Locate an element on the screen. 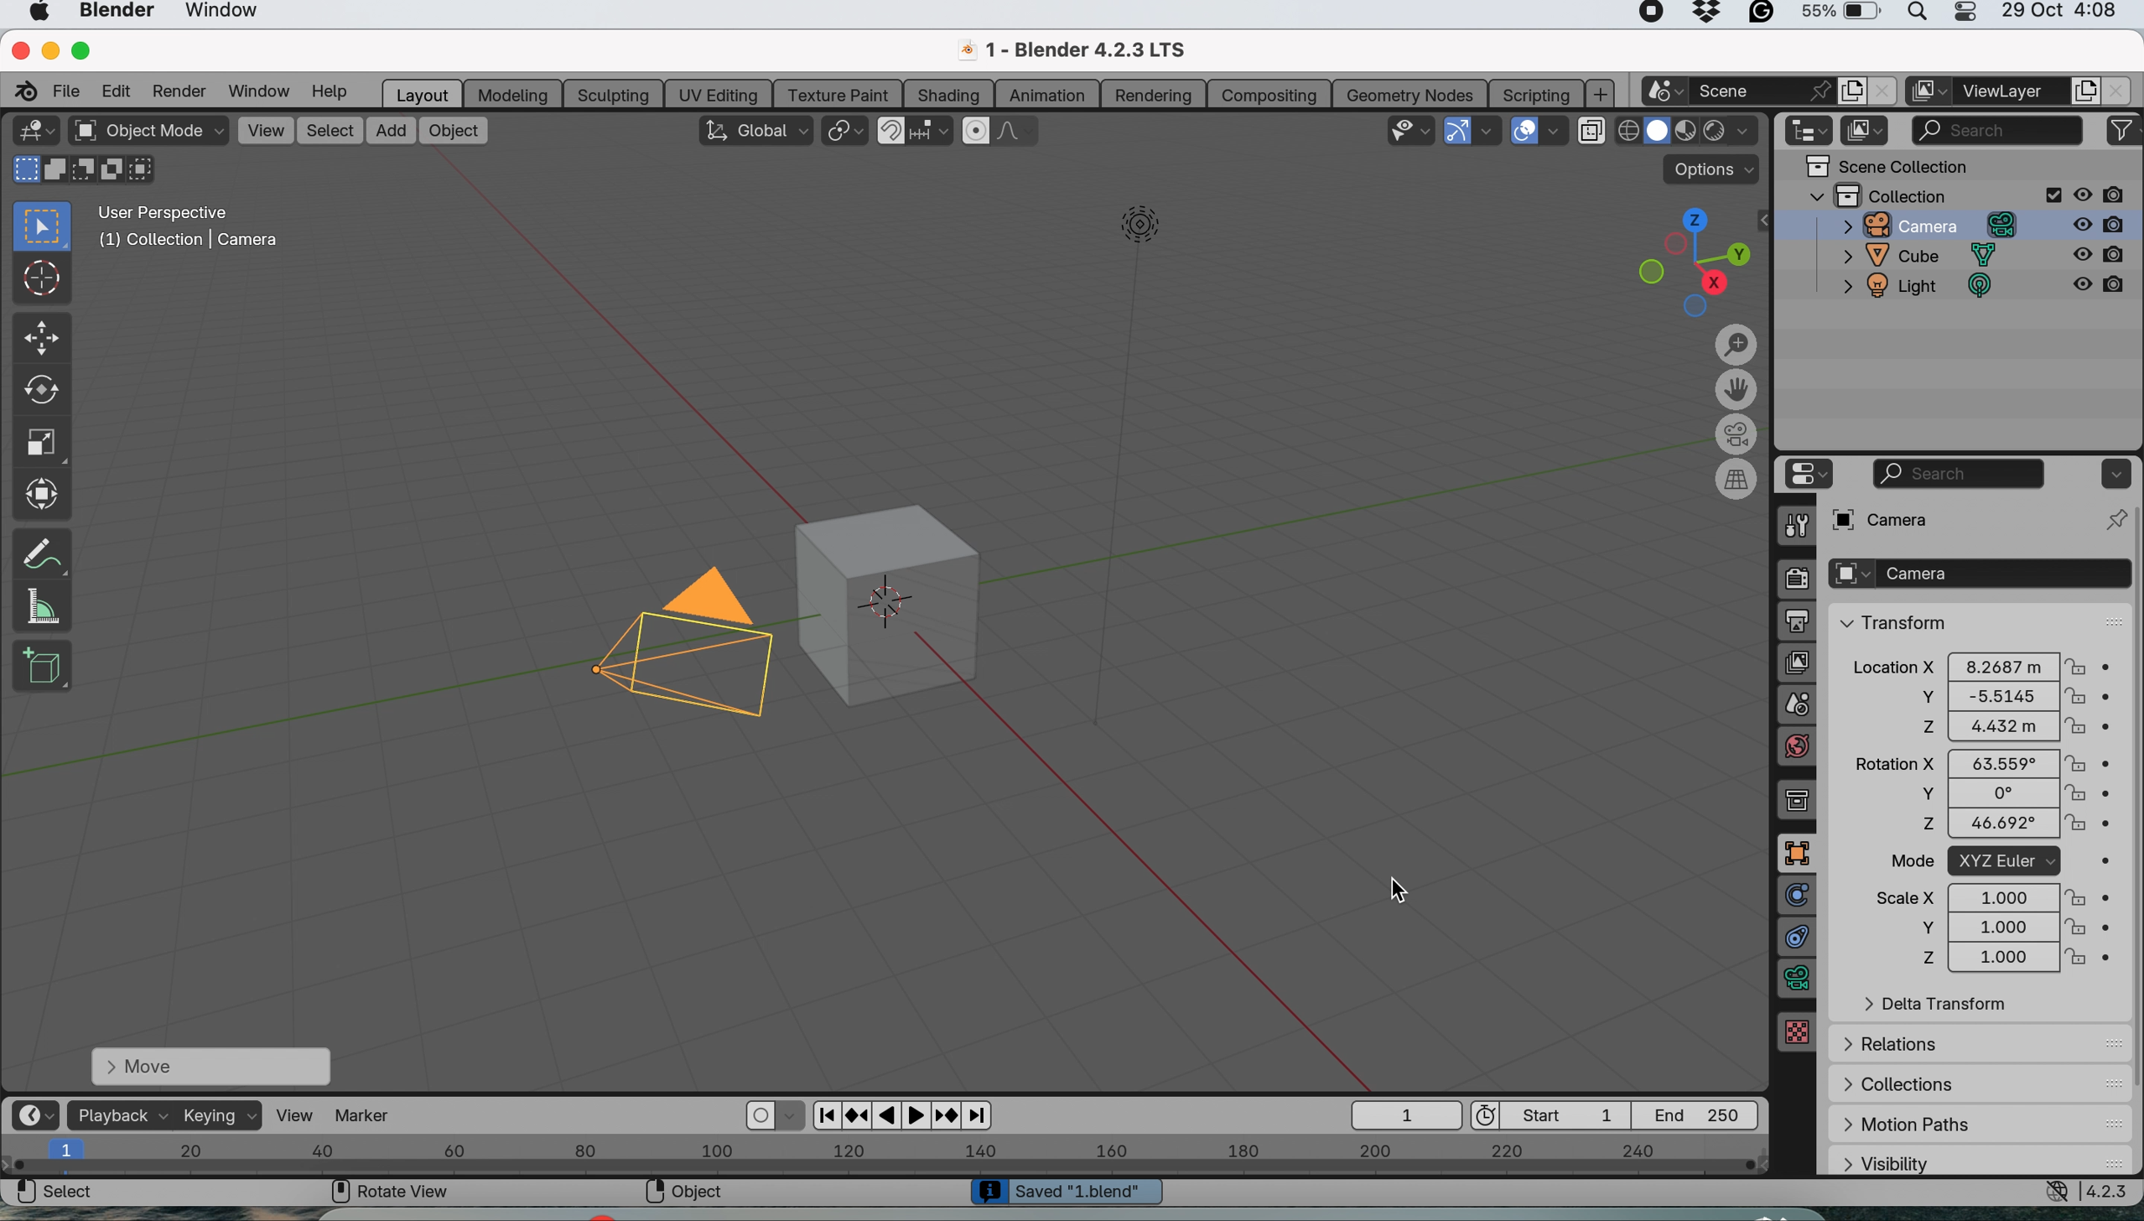 Image resolution: width=2144 pixels, height=1221 pixels. close is located at coordinates (1882, 91).